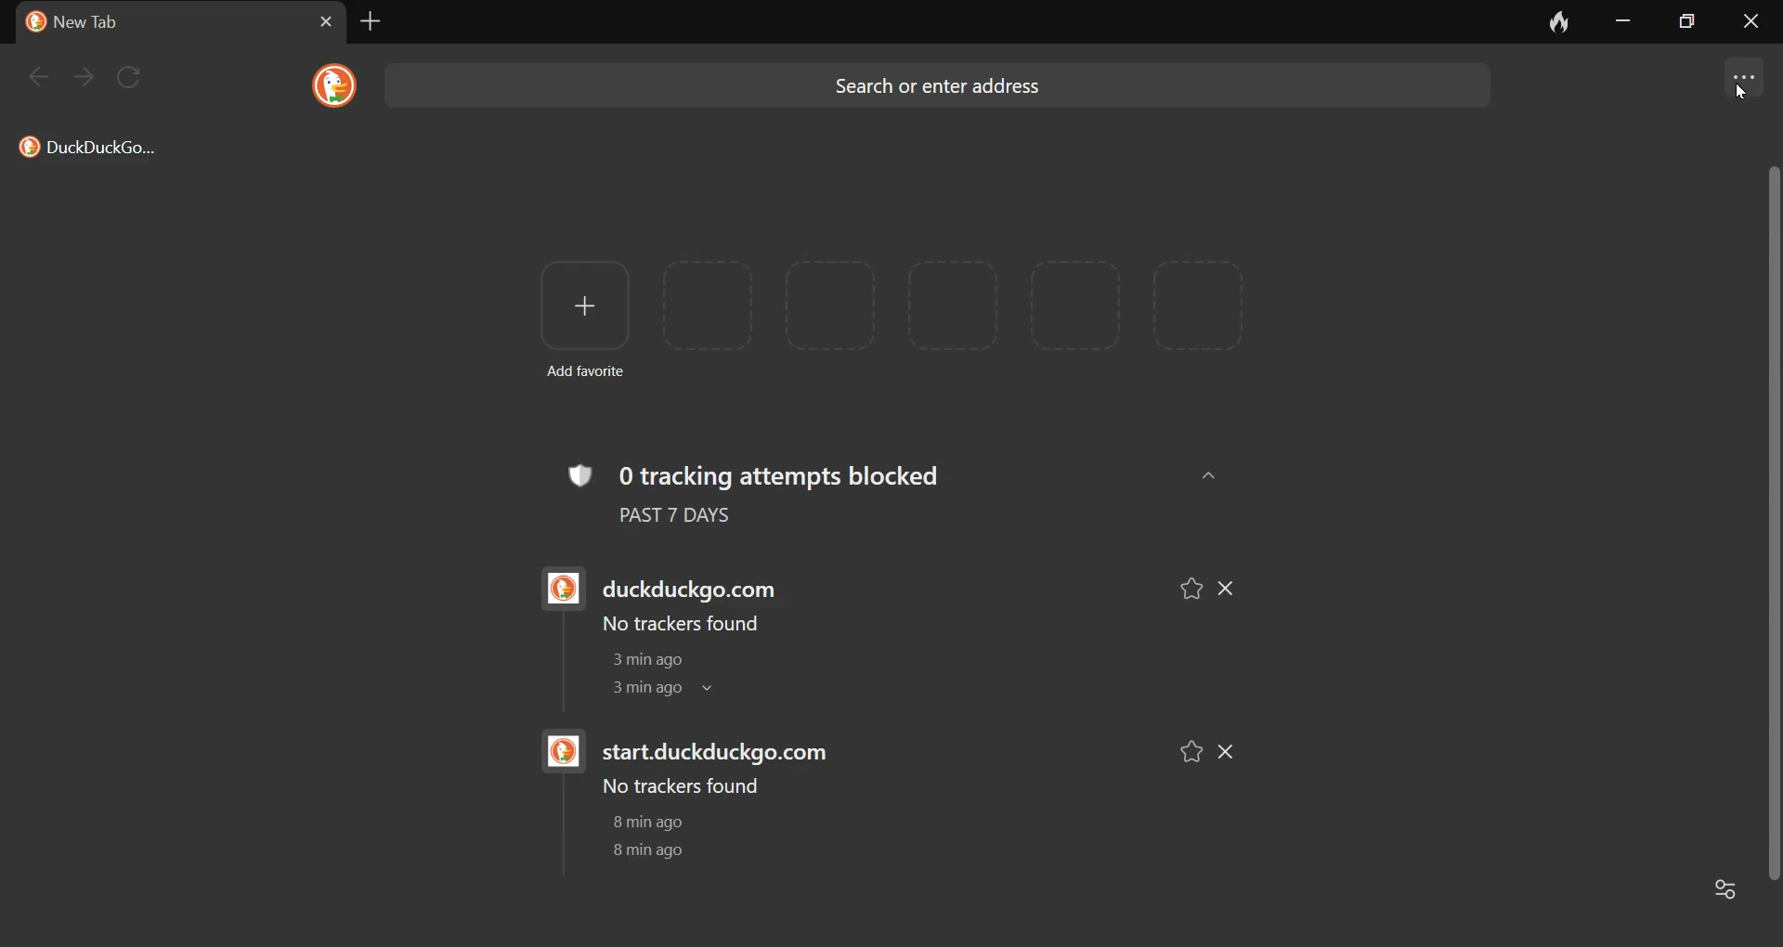 The height and width of the screenshot is (947, 1783). Describe the element at coordinates (1743, 73) in the screenshot. I see `menu` at that location.